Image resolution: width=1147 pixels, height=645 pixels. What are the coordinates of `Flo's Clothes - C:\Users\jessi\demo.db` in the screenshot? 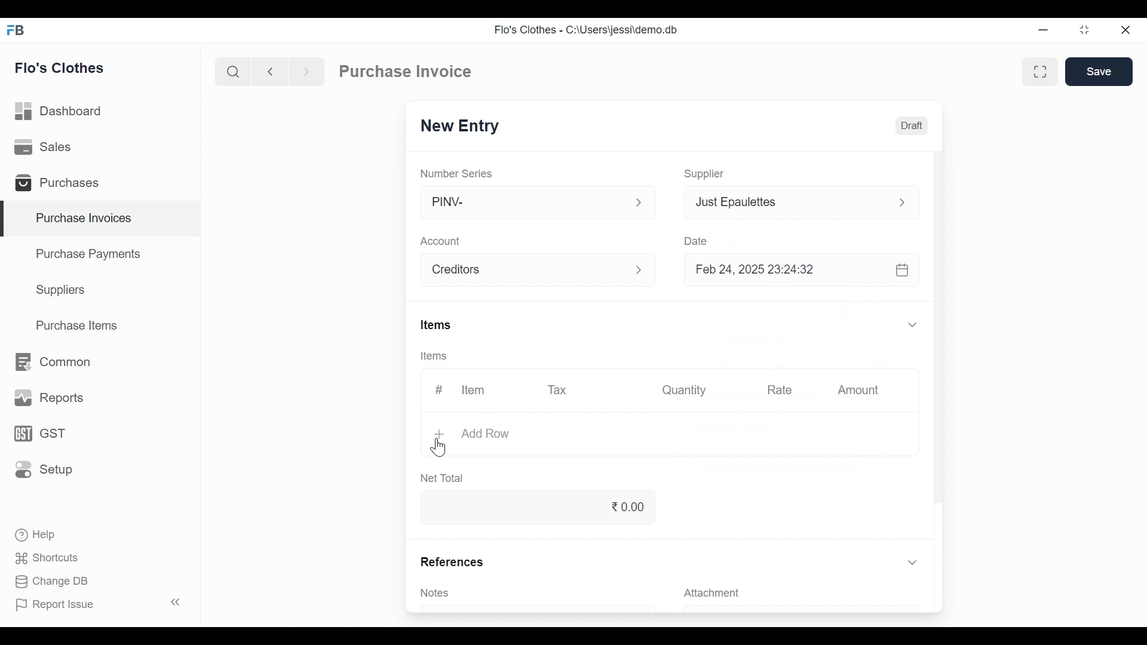 It's located at (588, 29).